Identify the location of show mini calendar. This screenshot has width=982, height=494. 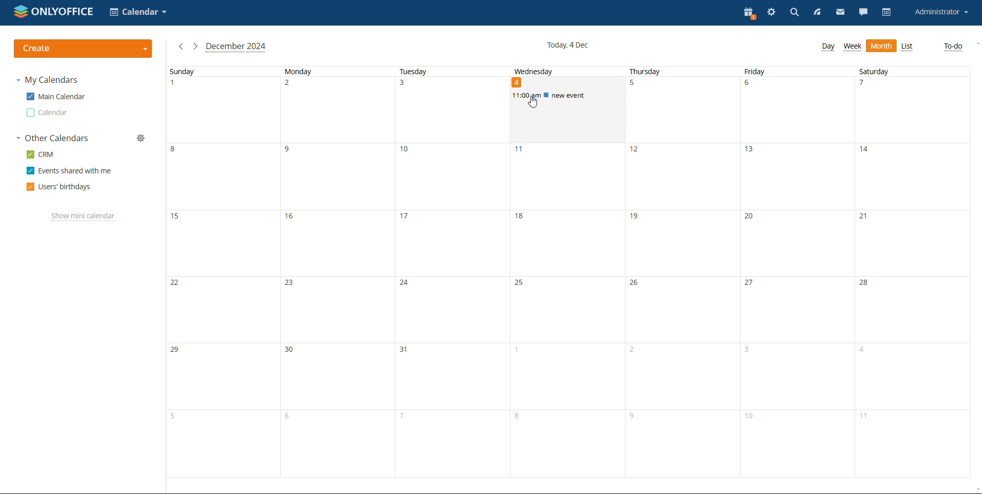
(83, 217).